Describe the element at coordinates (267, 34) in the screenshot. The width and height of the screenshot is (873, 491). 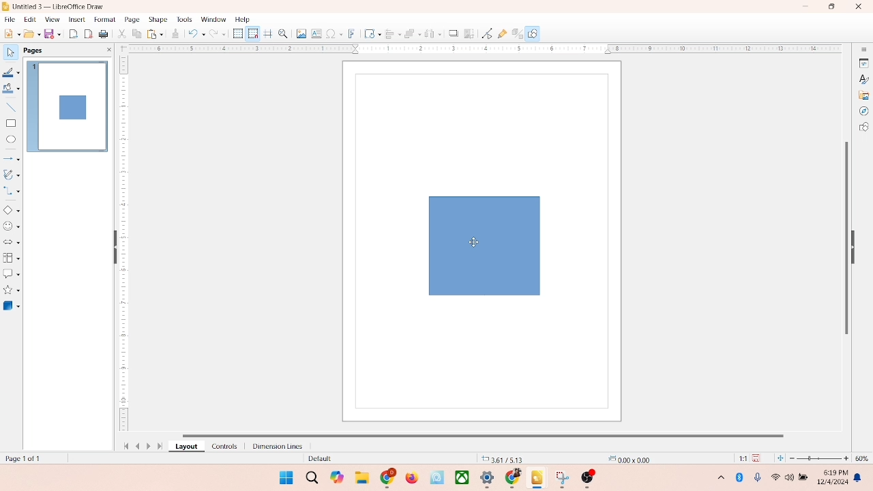
I see `helplines` at that location.